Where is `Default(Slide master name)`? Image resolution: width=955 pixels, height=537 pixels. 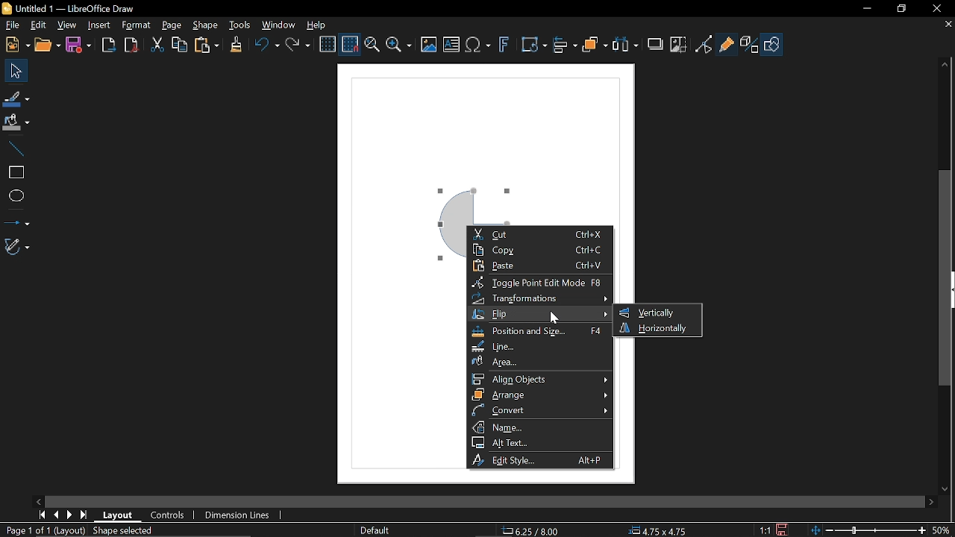 Default(Slide master name) is located at coordinates (378, 530).